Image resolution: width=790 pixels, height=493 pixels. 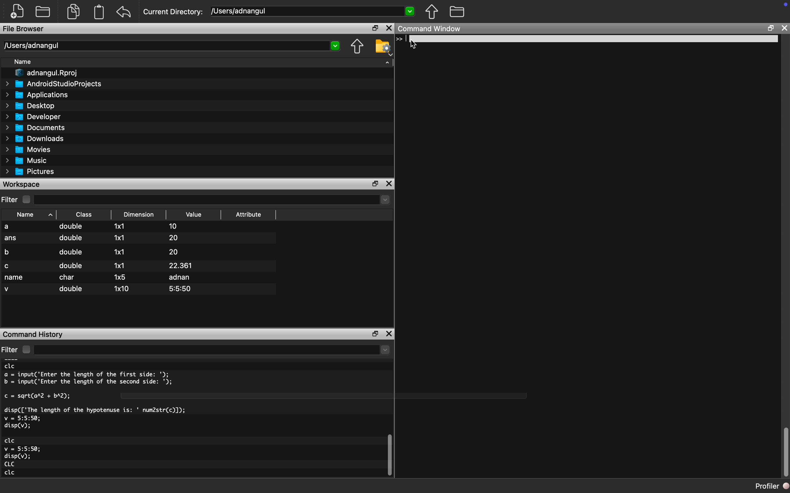 I want to click on Workspace, so click(x=25, y=184).